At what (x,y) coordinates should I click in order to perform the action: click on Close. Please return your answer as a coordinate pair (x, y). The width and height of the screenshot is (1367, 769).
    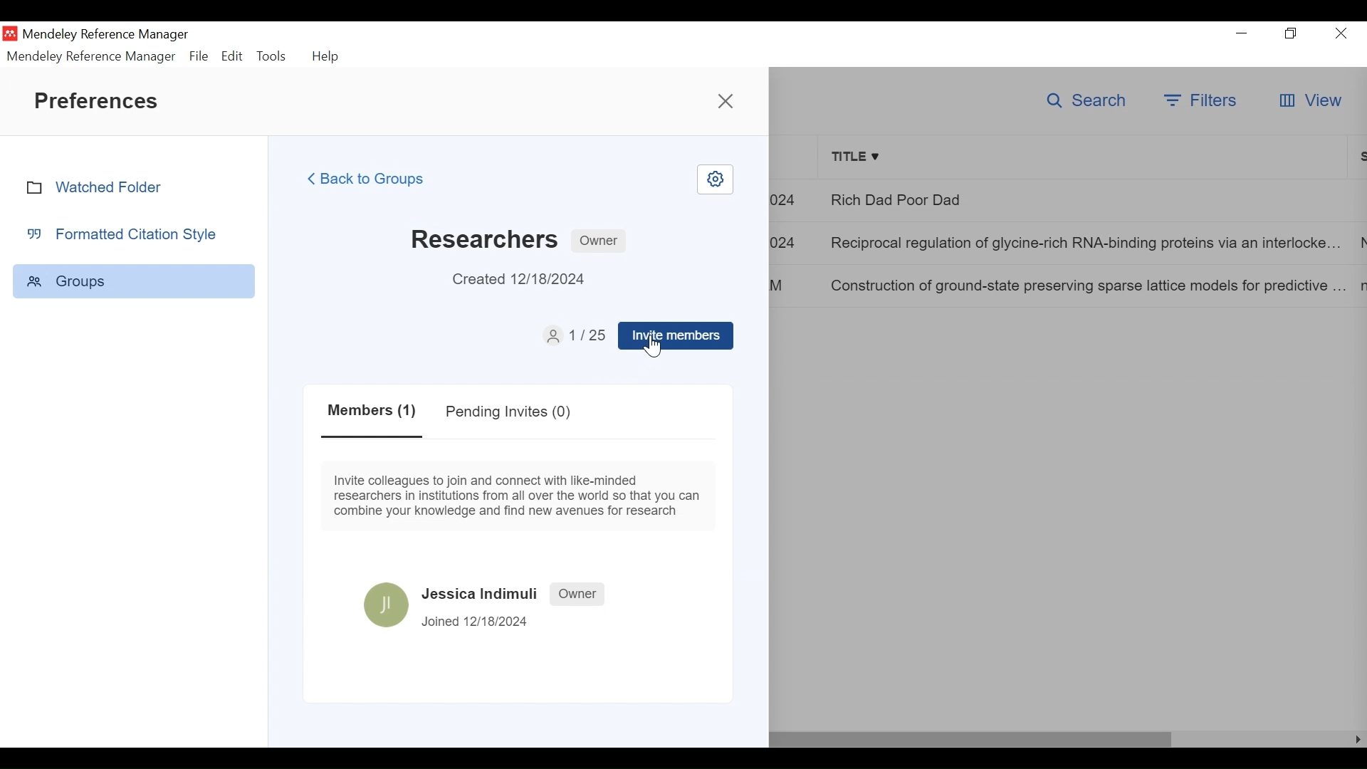
    Looking at the image, I should click on (1342, 33).